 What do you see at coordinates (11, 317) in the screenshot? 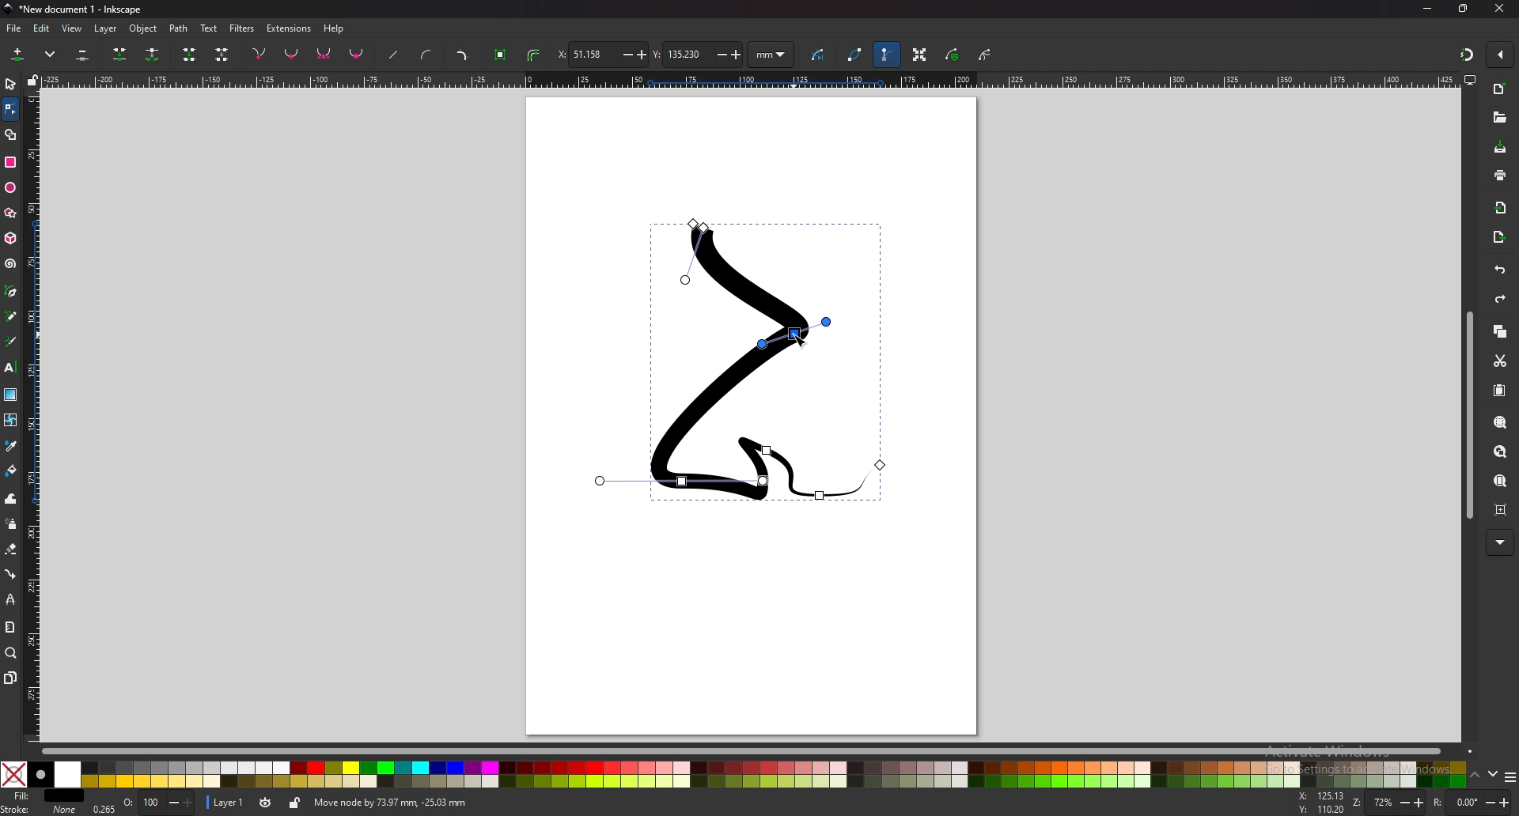
I see `pencil` at bounding box center [11, 317].